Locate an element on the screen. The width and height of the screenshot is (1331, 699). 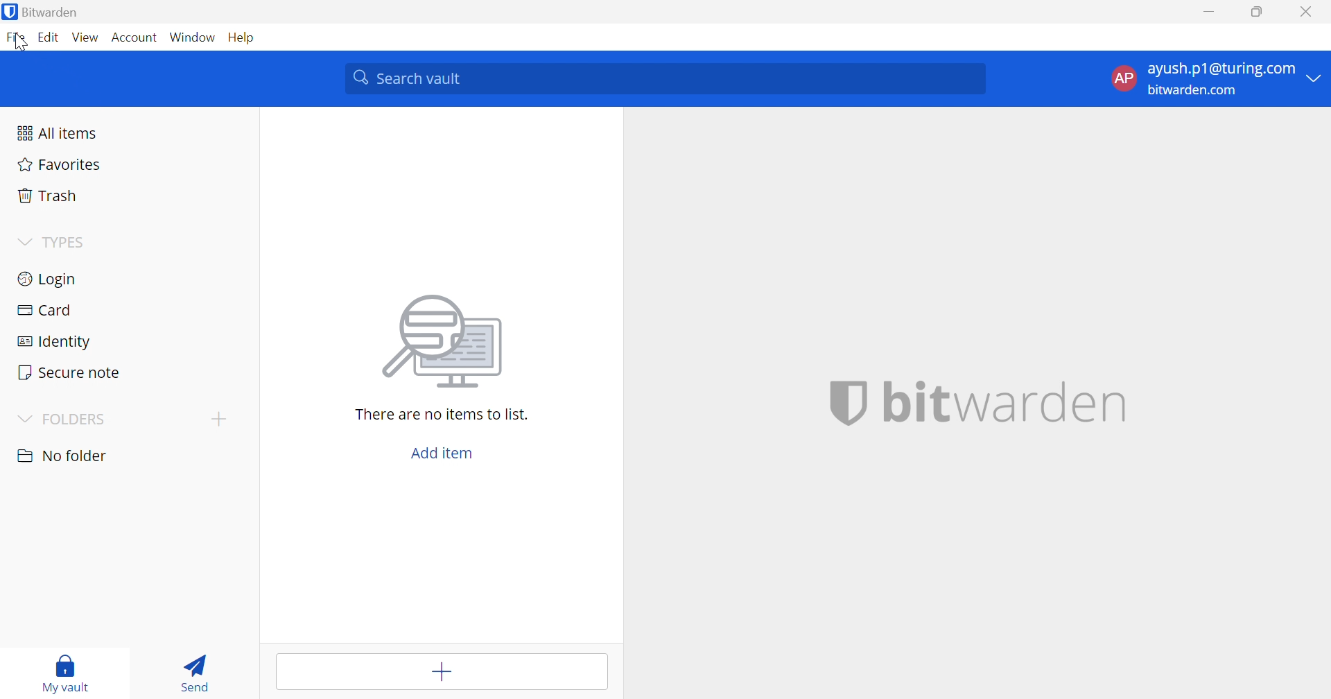
TYPES is located at coordinates (67, 242).